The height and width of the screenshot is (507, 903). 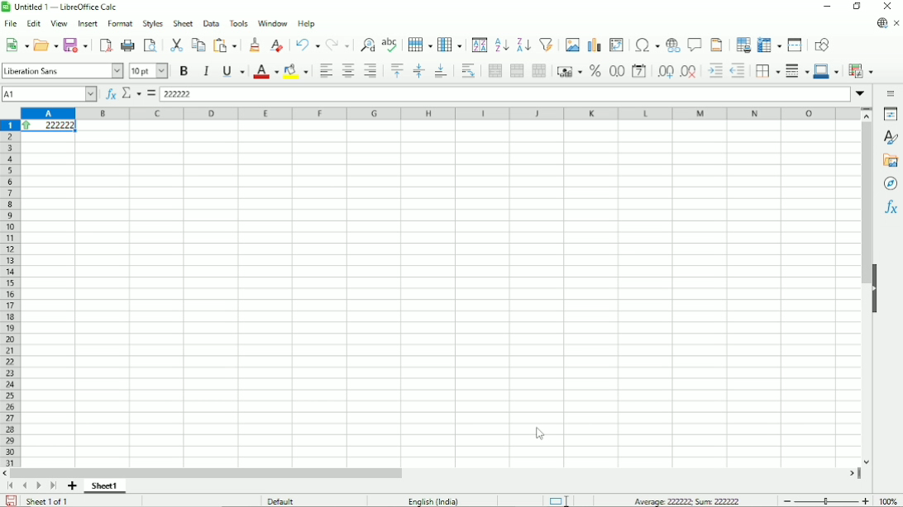 What do you see at coordinates (795, 45) in the screenshot?
I see `Split window` at bounding box center [795, 45].